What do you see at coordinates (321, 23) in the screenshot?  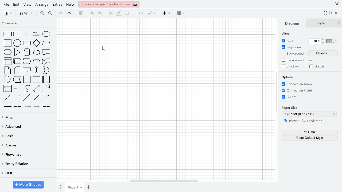 I see `style` at bounding box center [321, 23].